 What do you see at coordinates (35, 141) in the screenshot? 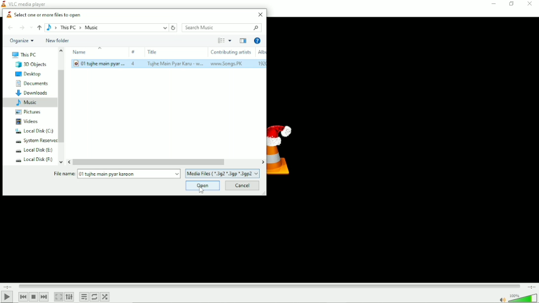
I see `system reserved` at bounding box center [35, 141].